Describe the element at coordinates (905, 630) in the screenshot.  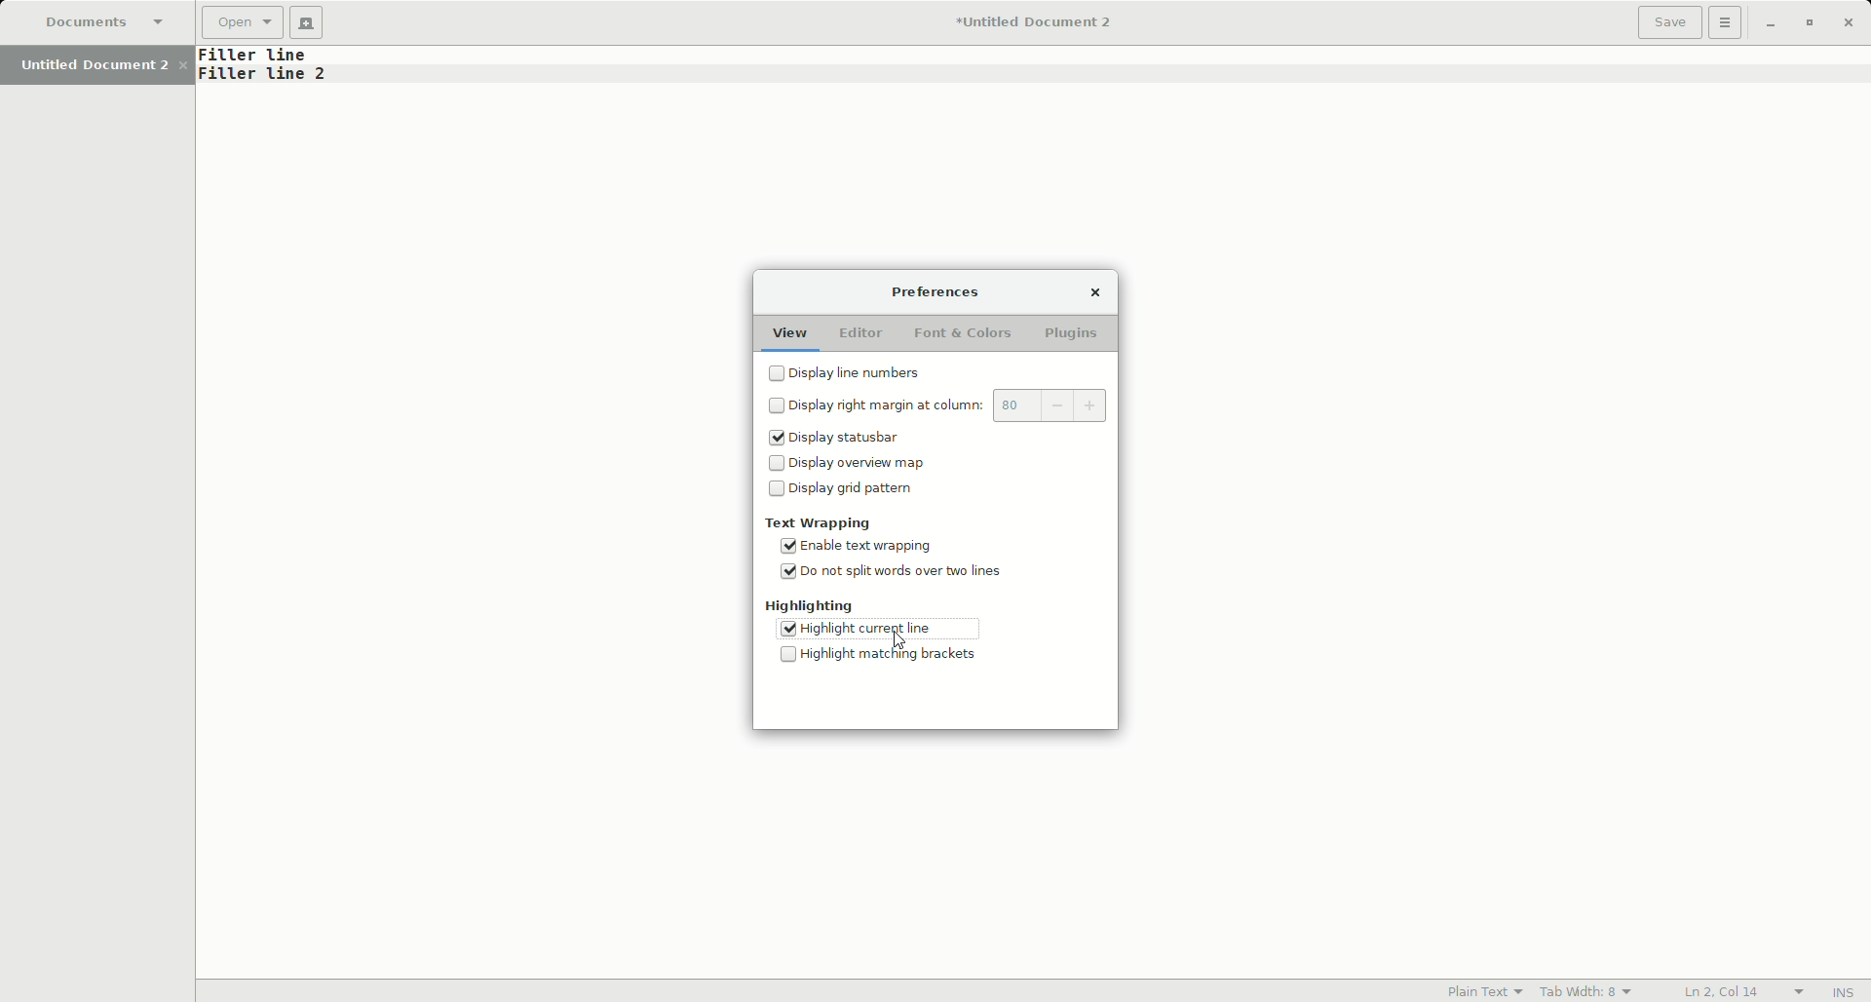
I see `Current line` at that location.